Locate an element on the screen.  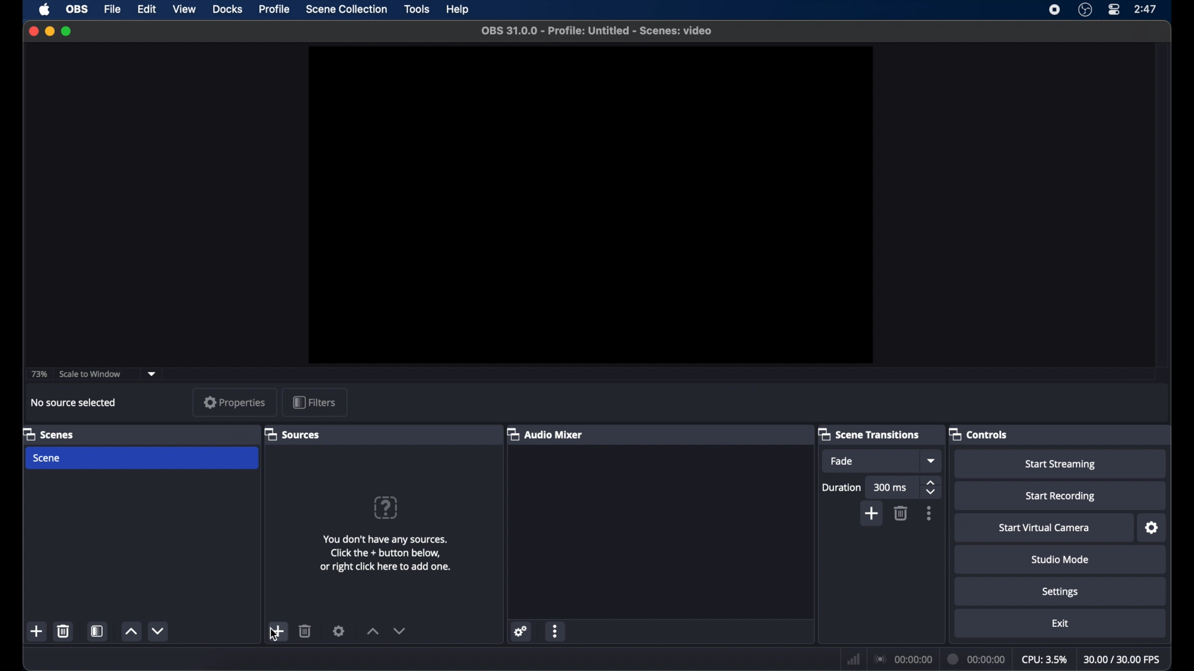
scene collection is located at coordinates (348, 9).